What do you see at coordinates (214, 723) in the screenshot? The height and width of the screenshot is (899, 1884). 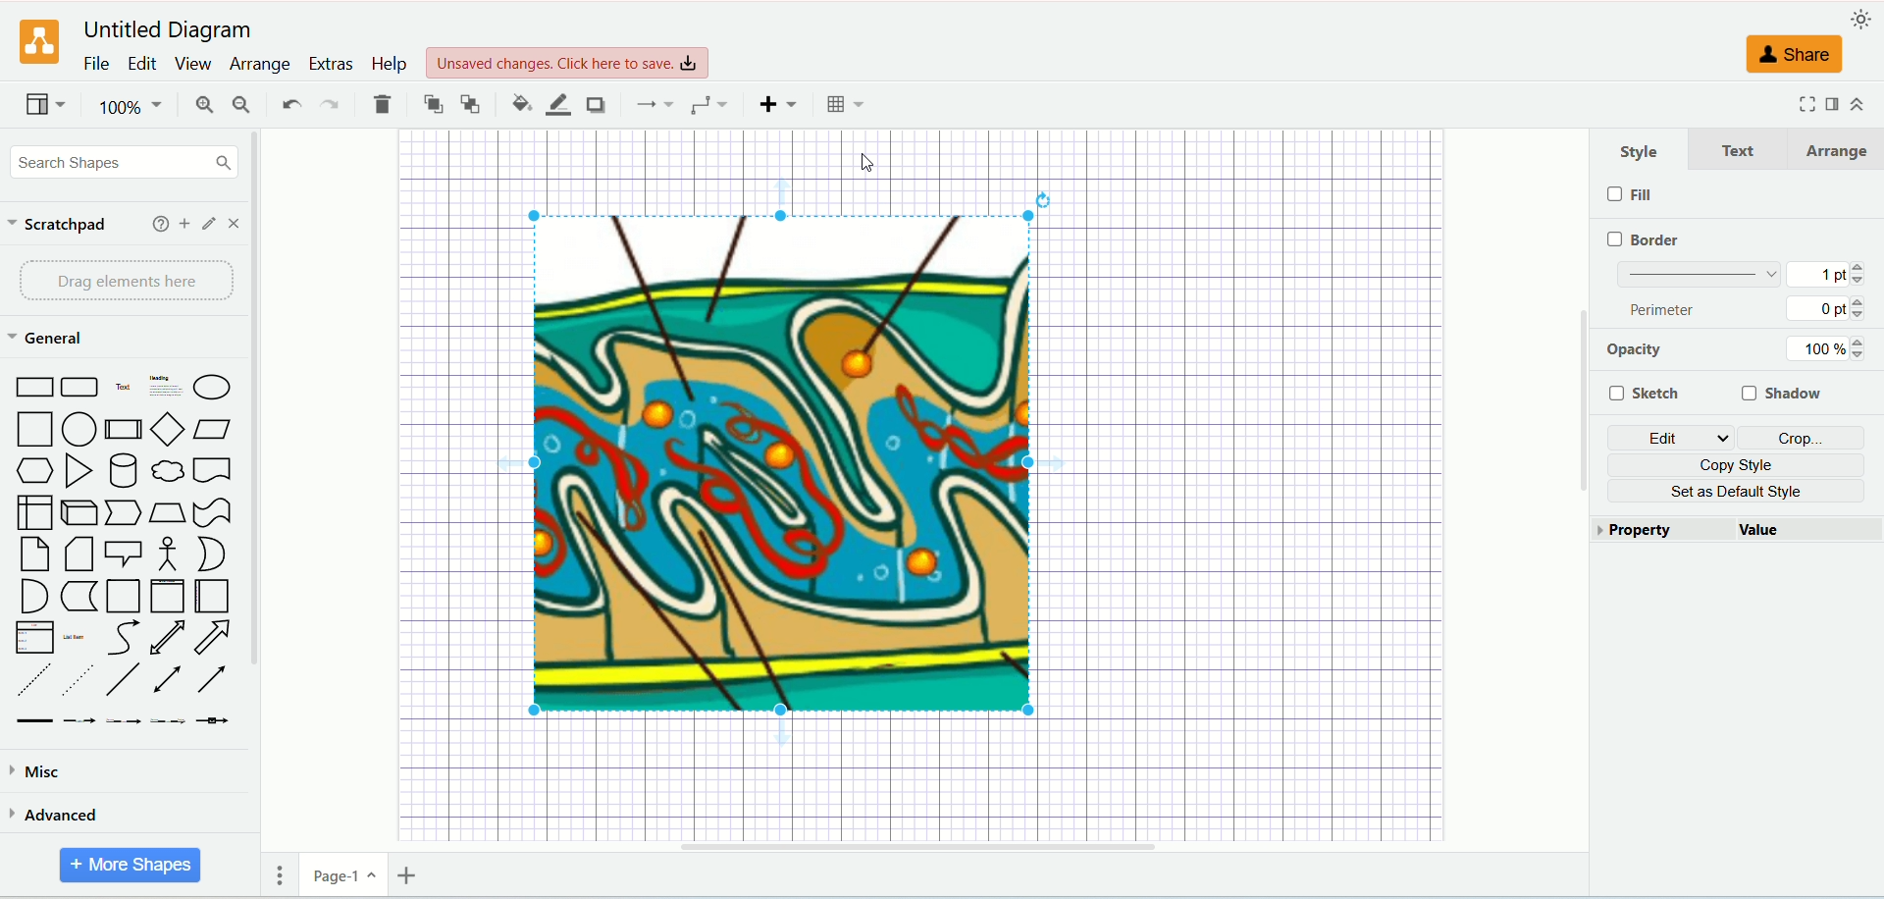 I see `Connector with Icon Symbol` at bounding box center [214, 723].